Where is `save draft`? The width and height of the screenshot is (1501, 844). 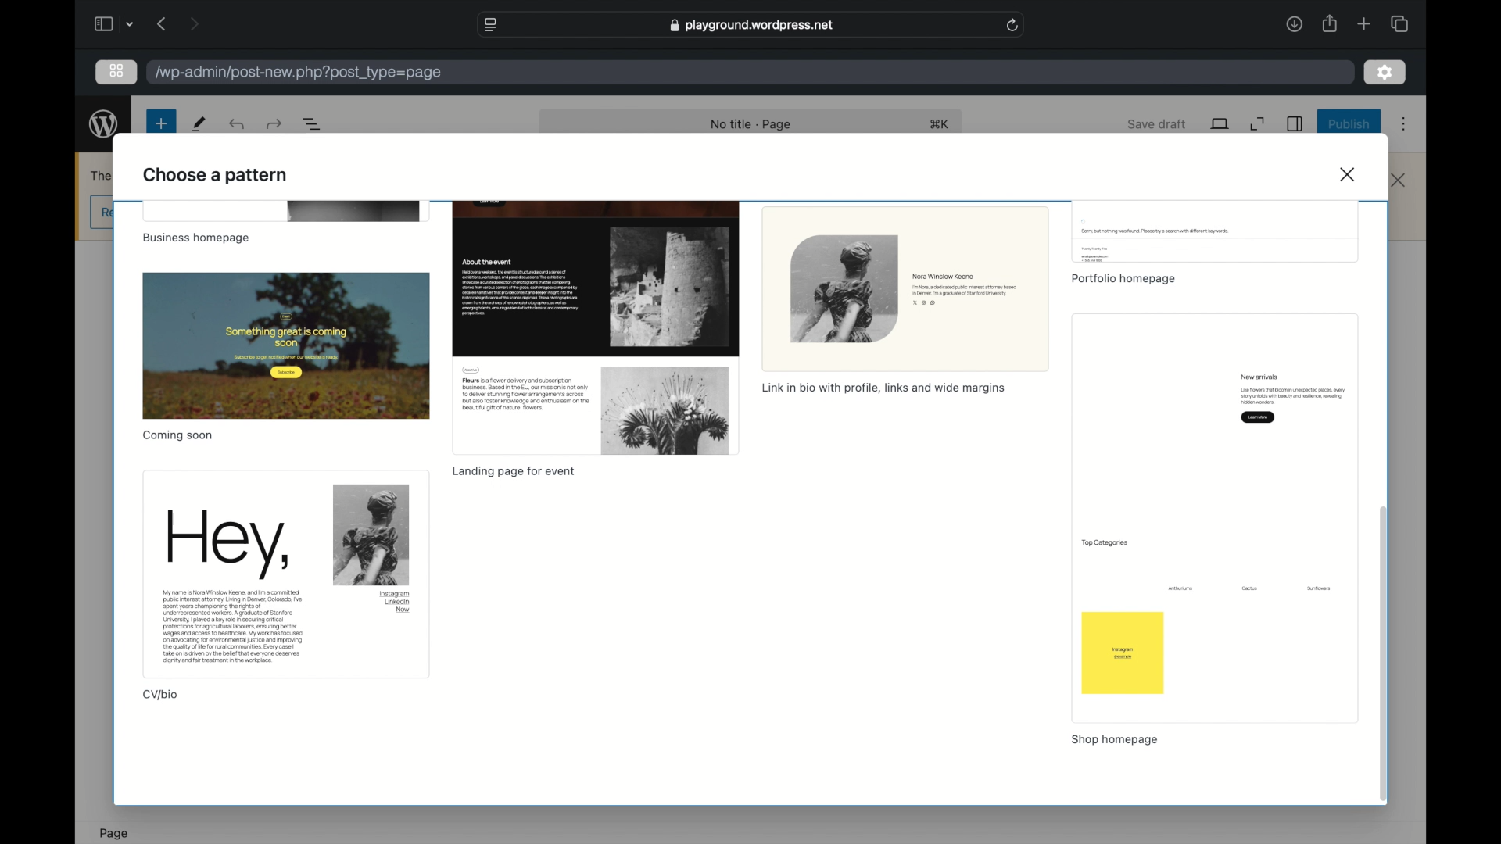 save draft is located at coordinates (1158, 123).